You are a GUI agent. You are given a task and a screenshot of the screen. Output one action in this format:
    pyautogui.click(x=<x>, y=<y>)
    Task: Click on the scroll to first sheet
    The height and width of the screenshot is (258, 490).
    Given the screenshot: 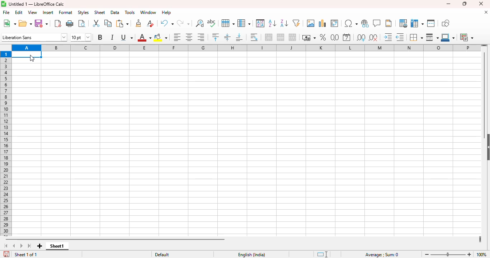 What is the action you would take?
    pyautogui.click(x=6, y=246)
    